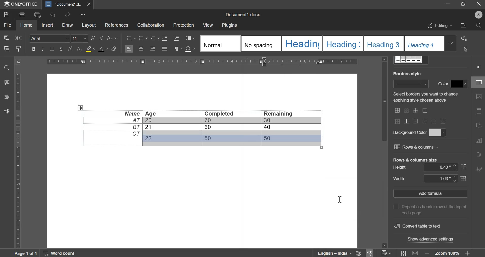  I want to click on plugins, so click(229, 25).